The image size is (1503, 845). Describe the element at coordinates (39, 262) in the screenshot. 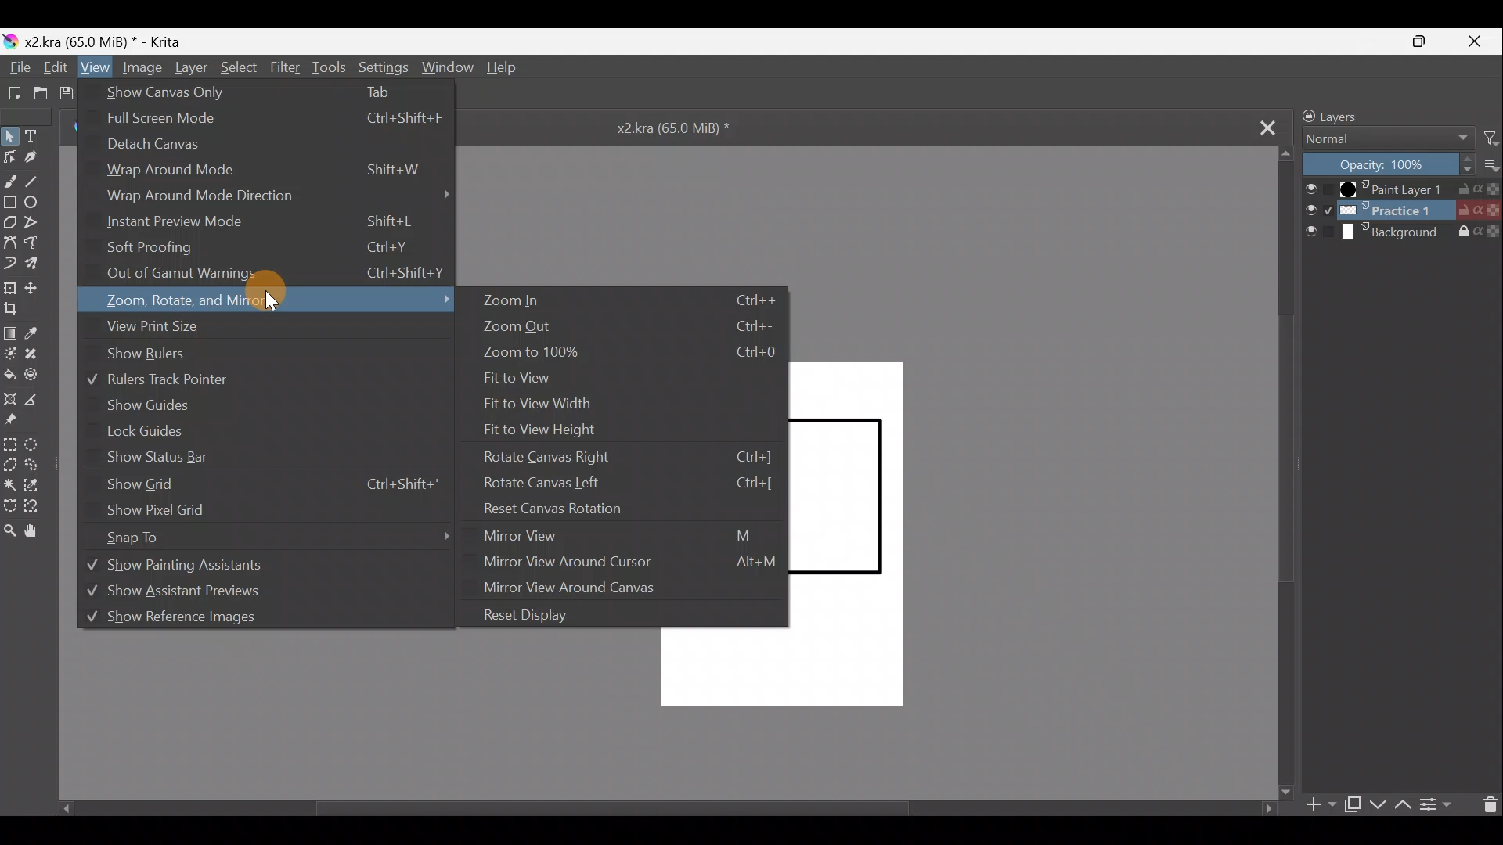

I see `Multibrush tool` at that location.